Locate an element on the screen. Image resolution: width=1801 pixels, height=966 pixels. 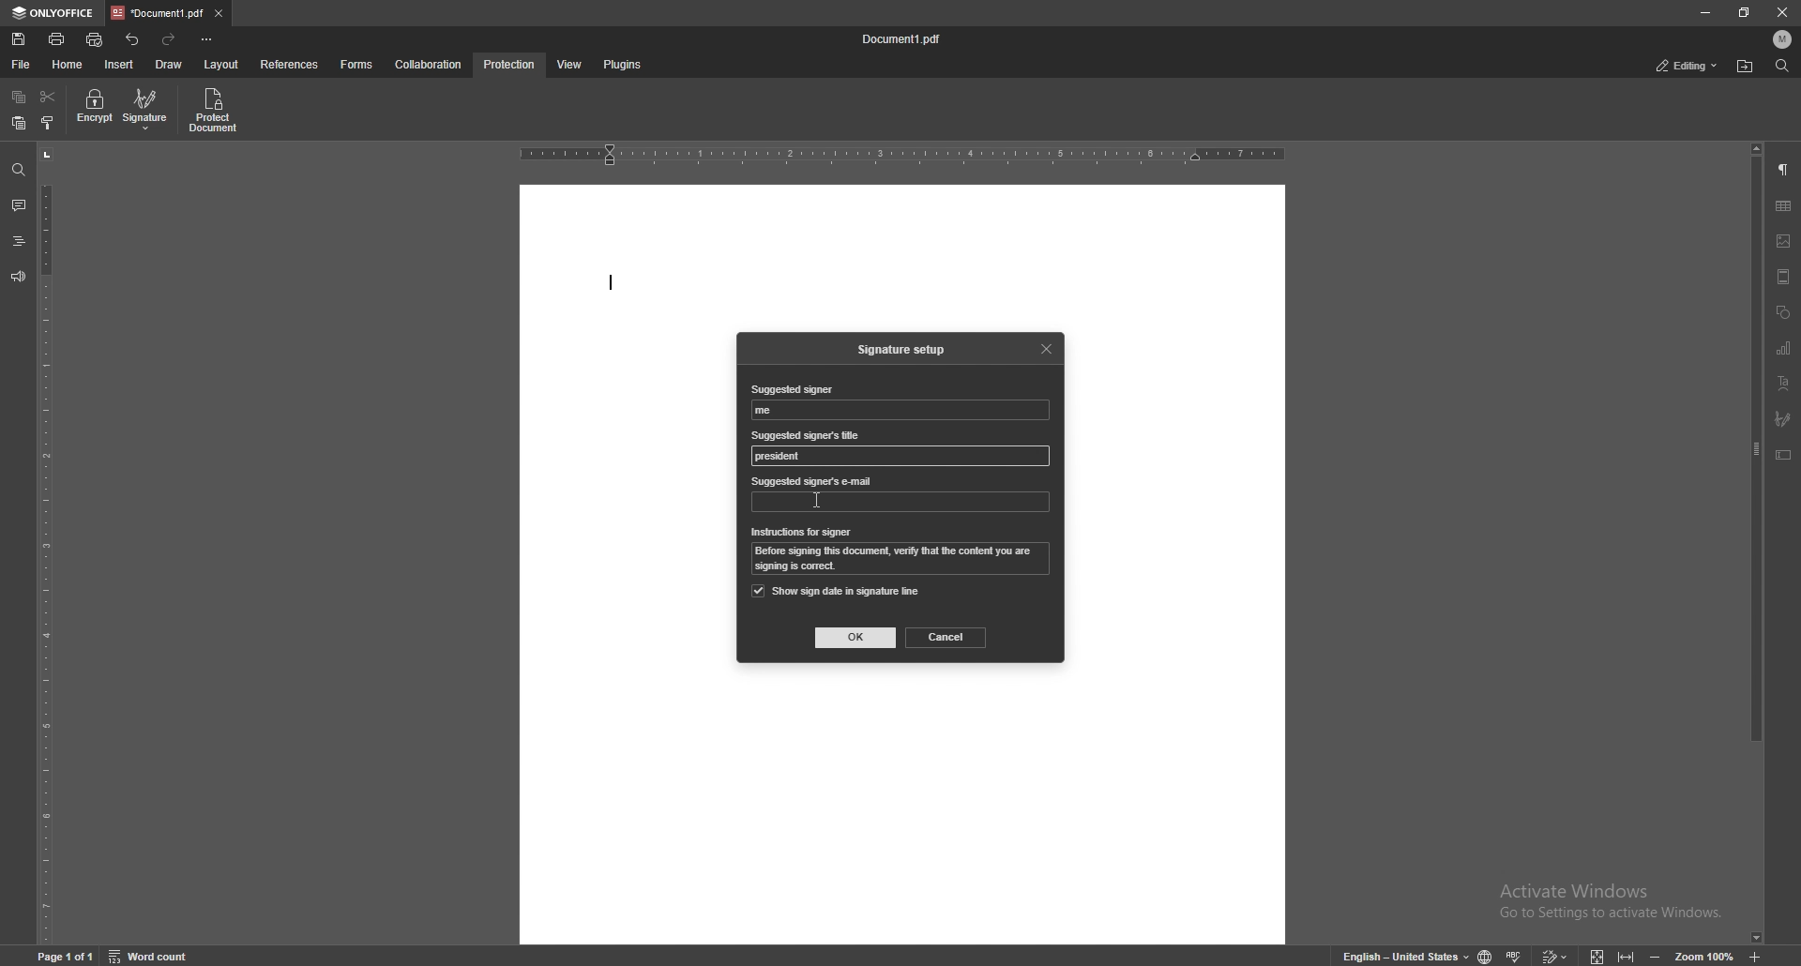
shapes is located at coordinates (1782, 313).